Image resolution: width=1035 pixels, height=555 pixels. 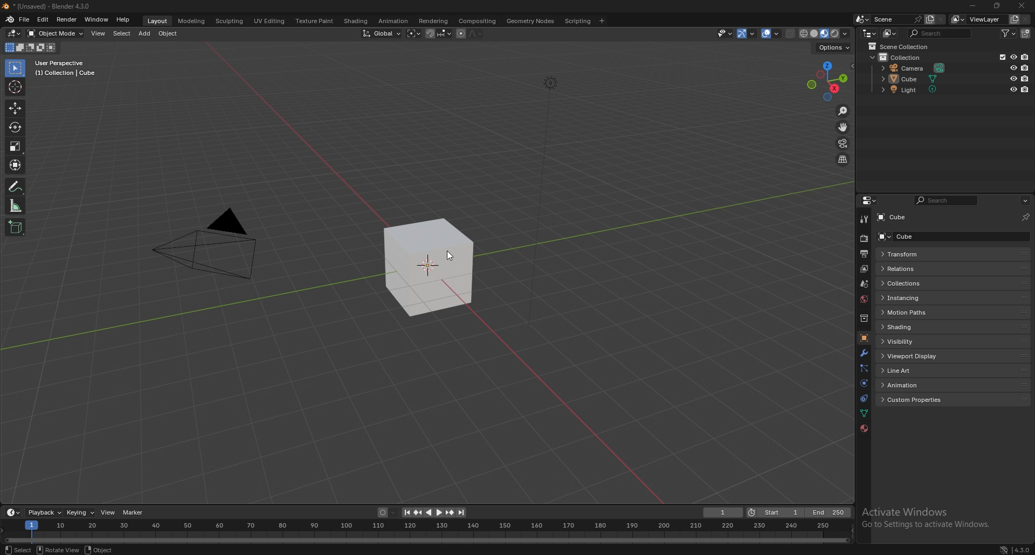 I want to click on view layer, so click(x=977, y=19).